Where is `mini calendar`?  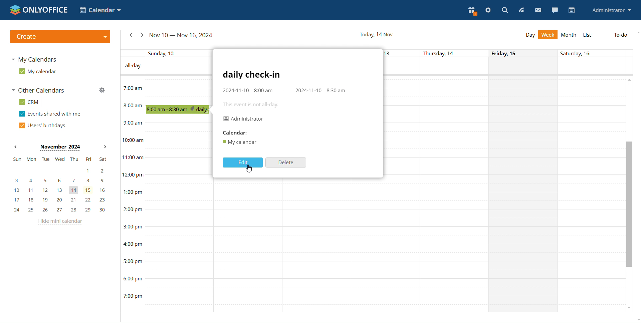 mini calendar is located at coordinates (59, 185).